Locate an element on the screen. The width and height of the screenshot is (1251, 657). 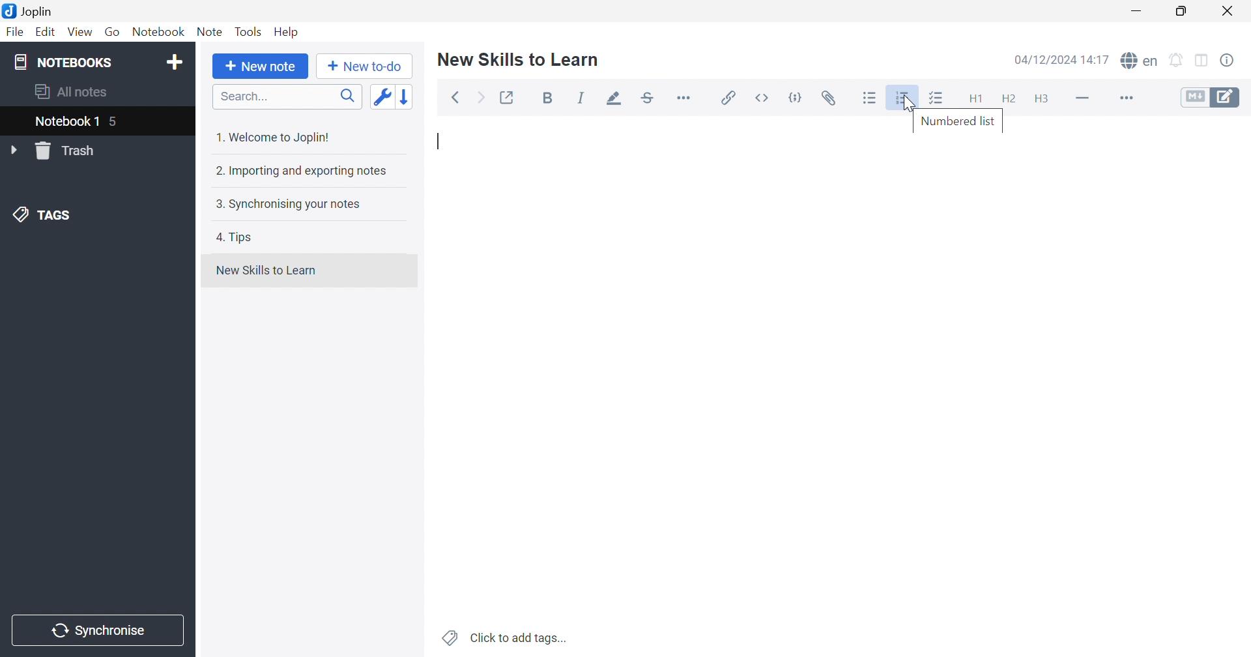
Note is located at coordinates (210, 32).